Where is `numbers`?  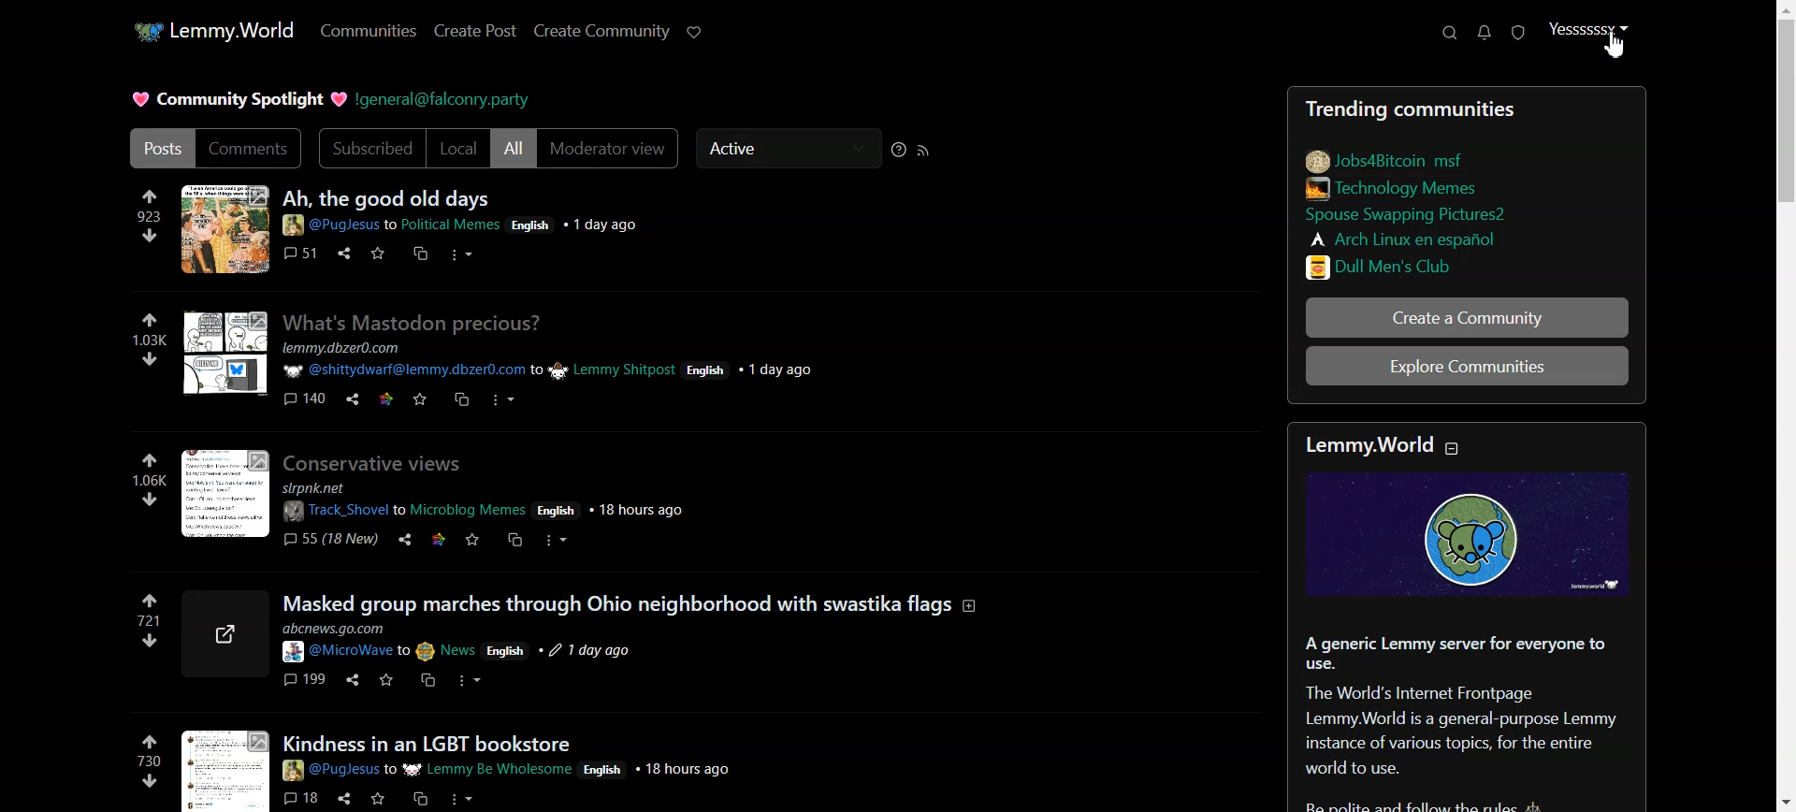 numbers is located at coordinates (147, 339).